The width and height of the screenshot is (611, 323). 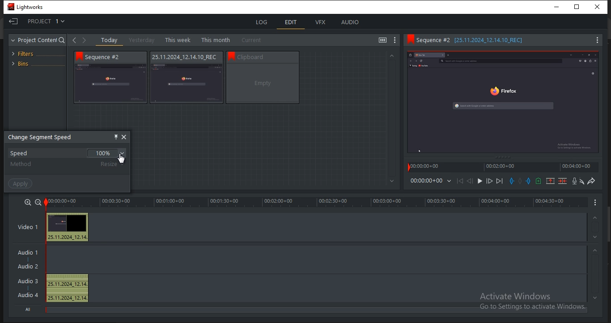 What do you see at coordinates (501, 181) in the screenshot?
I see `move forward` at bounding box center [501, 181].